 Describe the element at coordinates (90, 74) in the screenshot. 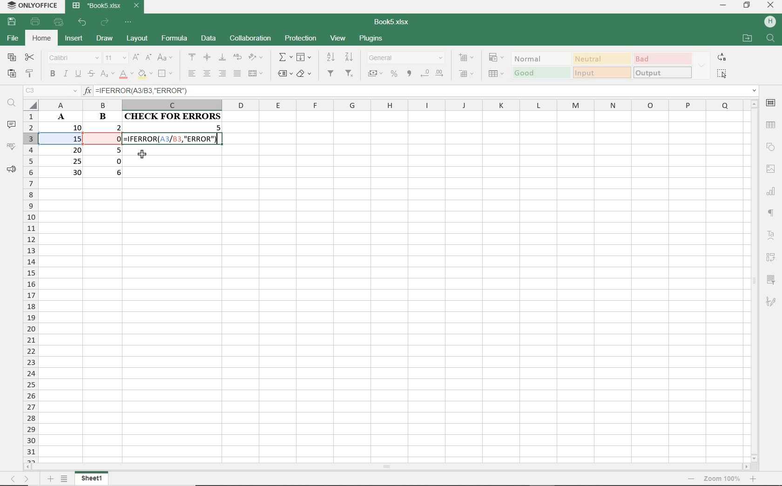

I see `STRIKETHROUGH` at that location.